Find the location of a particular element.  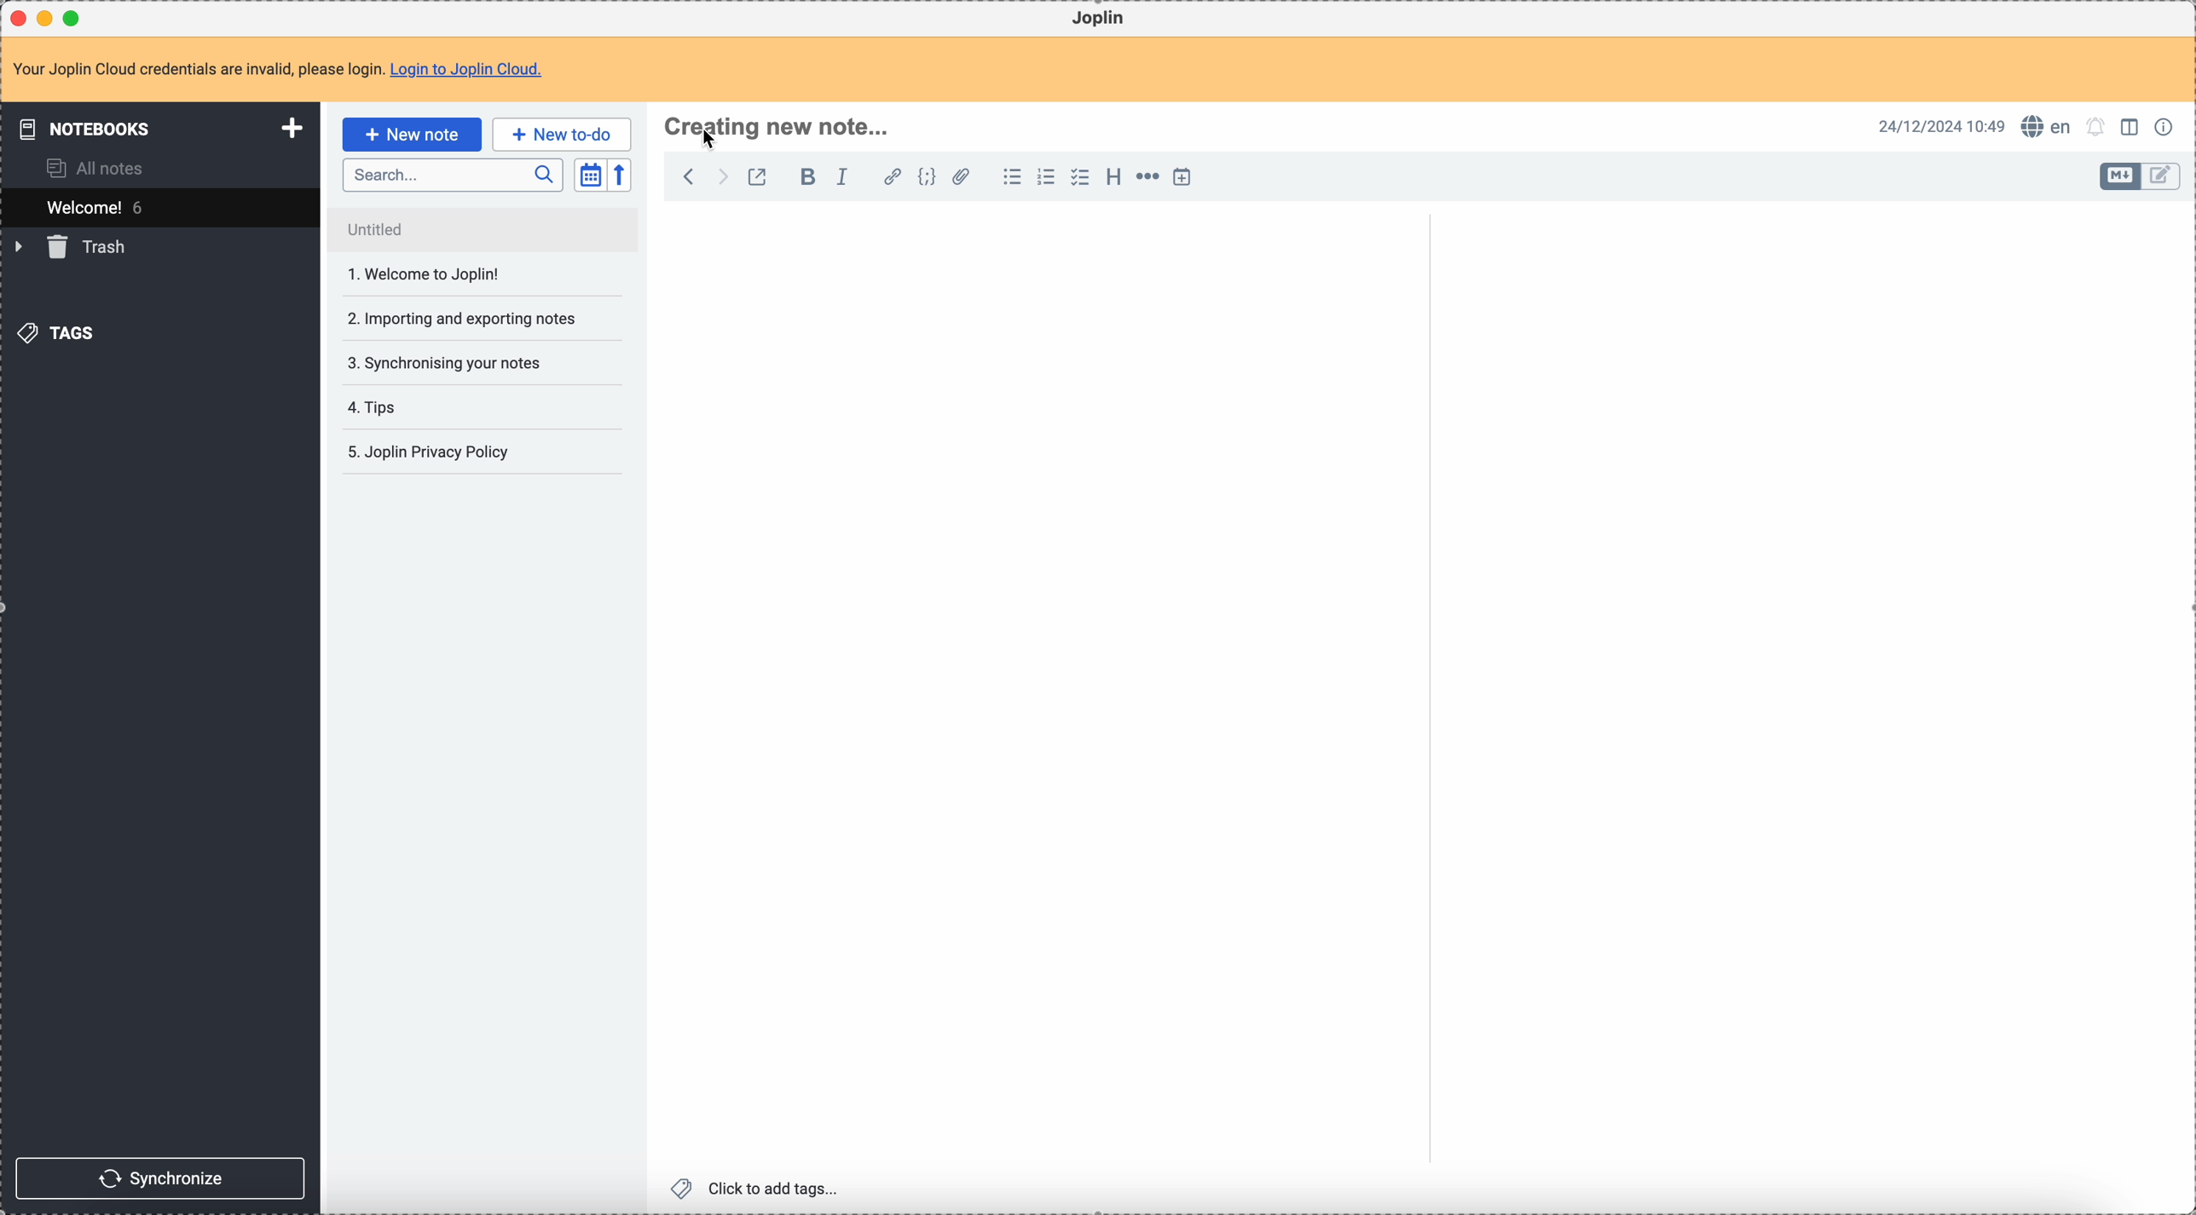

hyperlink is located at coordinates (893, 178).